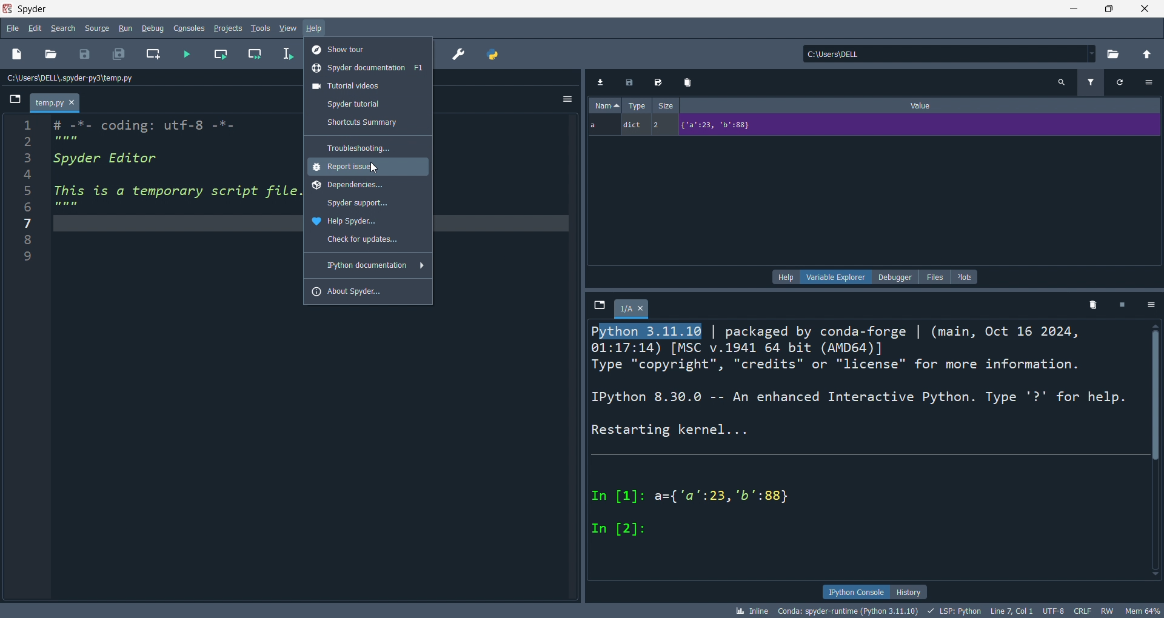 The image size is (1164, 618). Describe the element at coordinates (836, 277) in the screenshot. I see `variable explorer` at that location.